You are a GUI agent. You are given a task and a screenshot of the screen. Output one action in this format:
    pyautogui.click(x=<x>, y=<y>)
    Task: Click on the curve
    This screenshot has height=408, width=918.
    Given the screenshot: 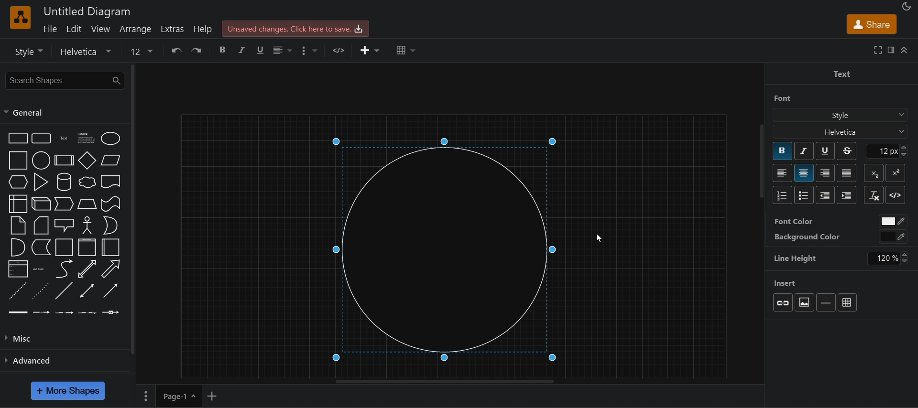 What is the action you would take?
    pyautogui.click(x=63, y=269)
    